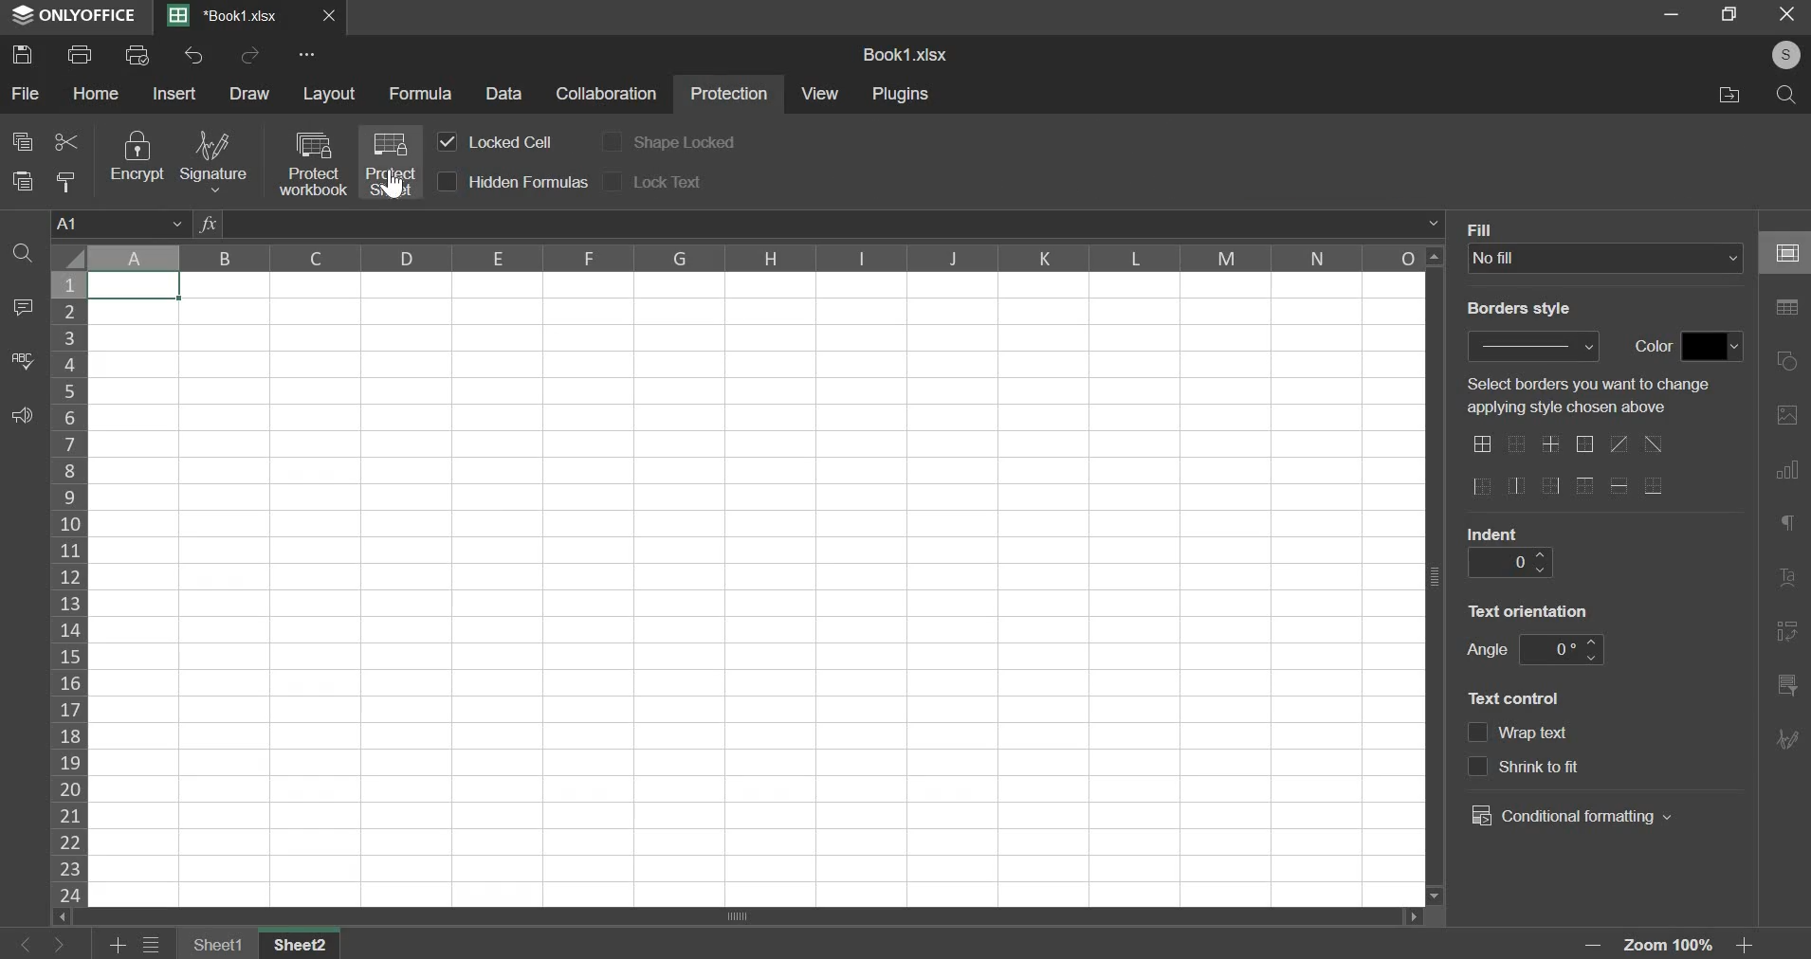 Image resolution: width=1811 pixels, height=959 pixels. What do you see at coordinates (1585, 487) in the screenshot?
I see `border options` at bounding box center [1585, 487].